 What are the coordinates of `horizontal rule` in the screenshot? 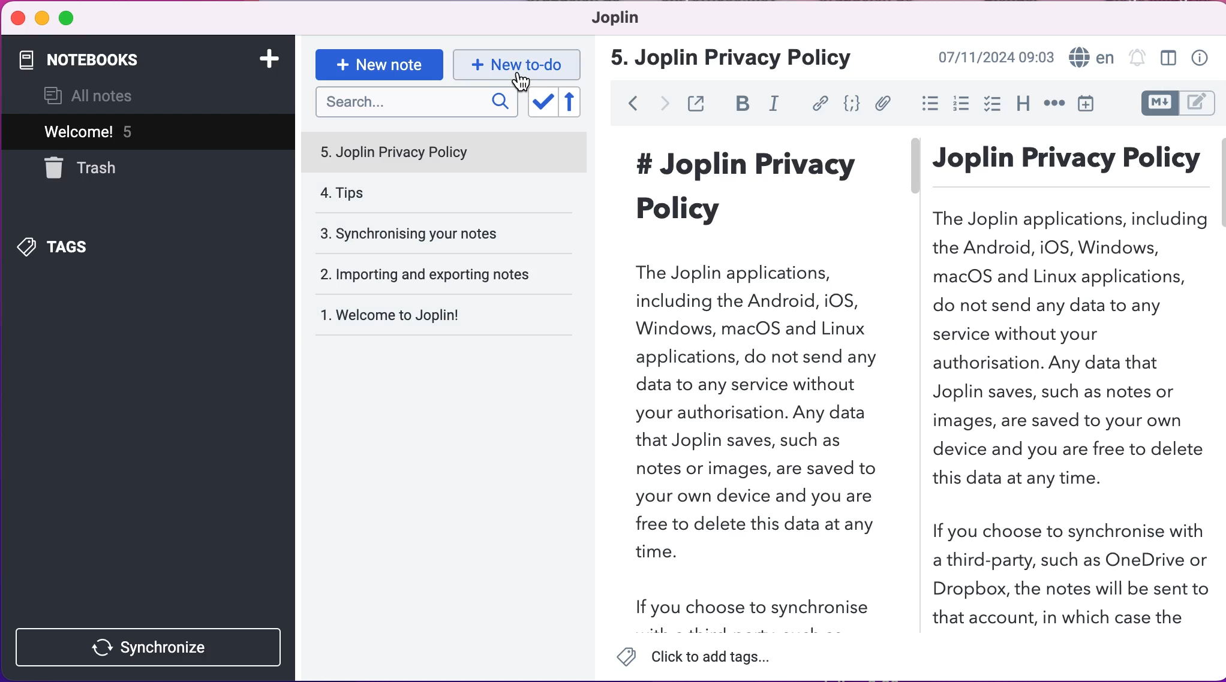 It's located at (1052, 108).